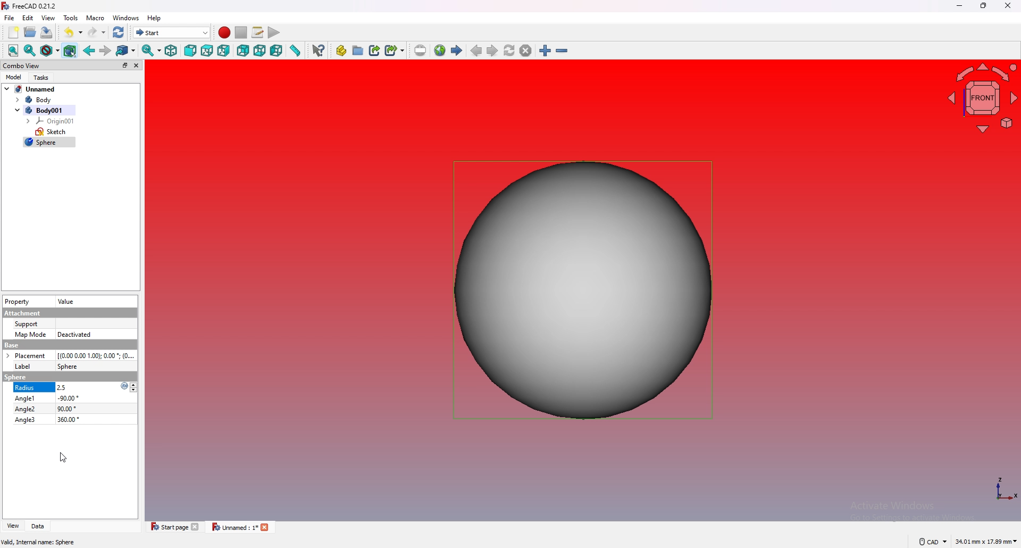 Image resolution: width=1021 pixels, height=548 pixels. Describe the element at coordinates (122, 386) in the screenshot. I see `logo` at that location.